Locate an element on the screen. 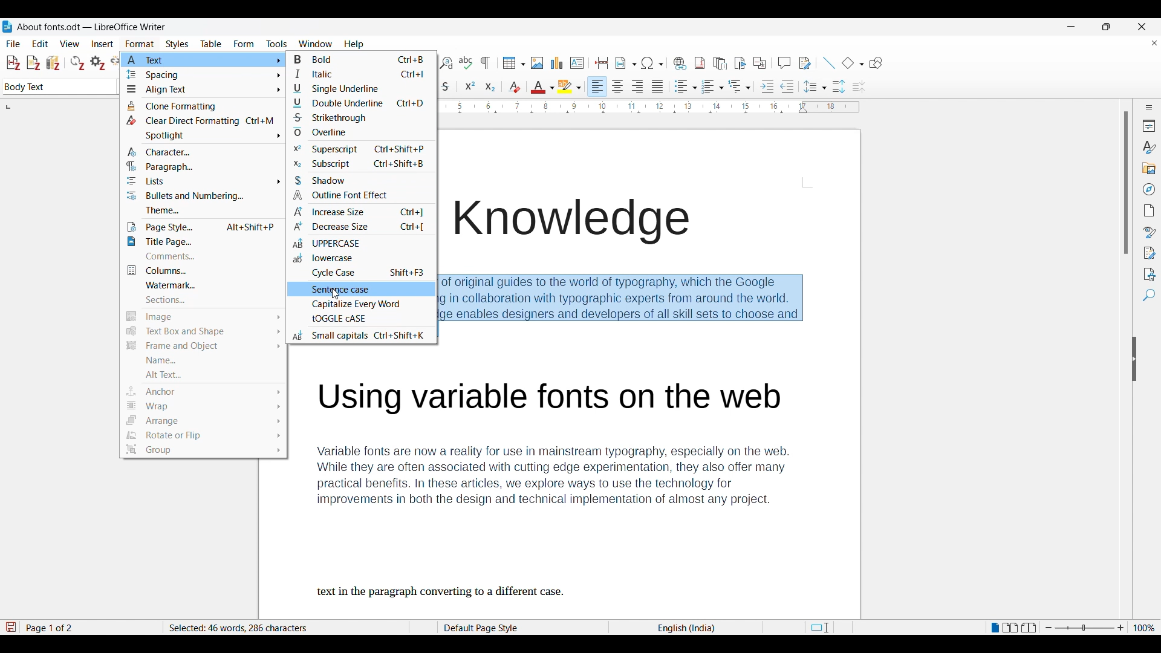 The image size is (1161, 653). Insert line is located at coordinates (828, 63).